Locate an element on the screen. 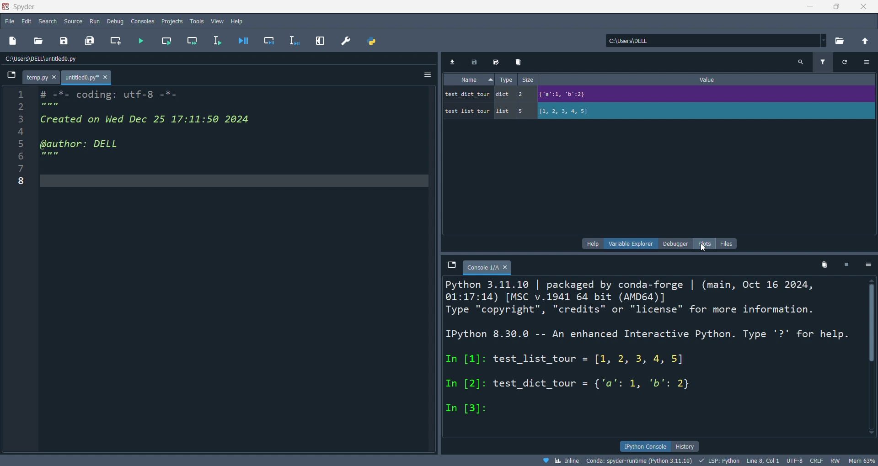 Image resolution: width=878 pixels, height=466 pixels. tools is located at coordinates (197, 21).